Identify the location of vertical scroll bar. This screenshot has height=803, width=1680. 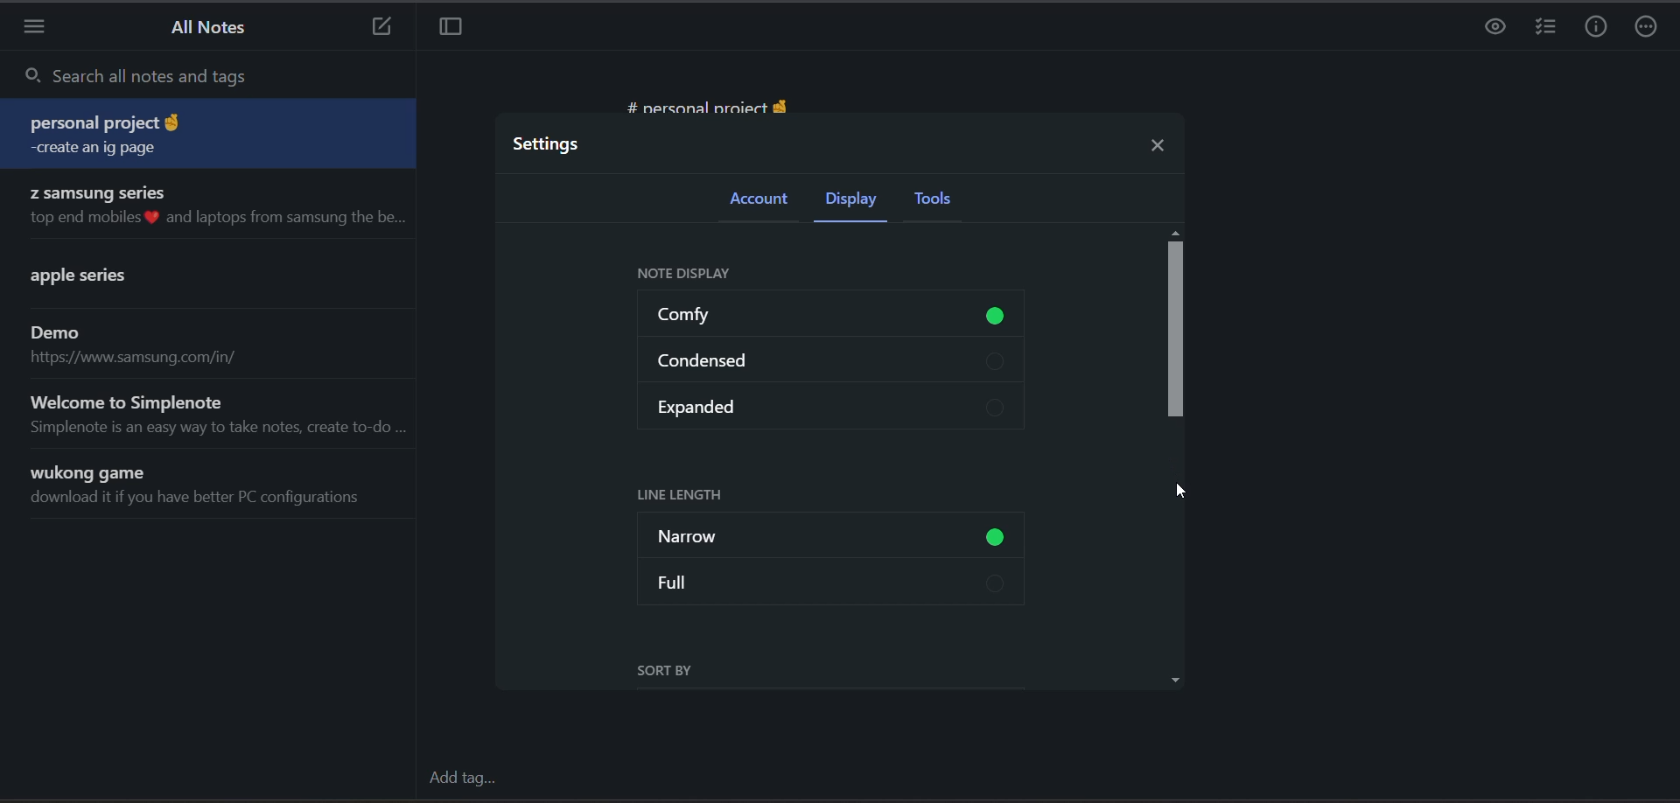
(1177, 332).